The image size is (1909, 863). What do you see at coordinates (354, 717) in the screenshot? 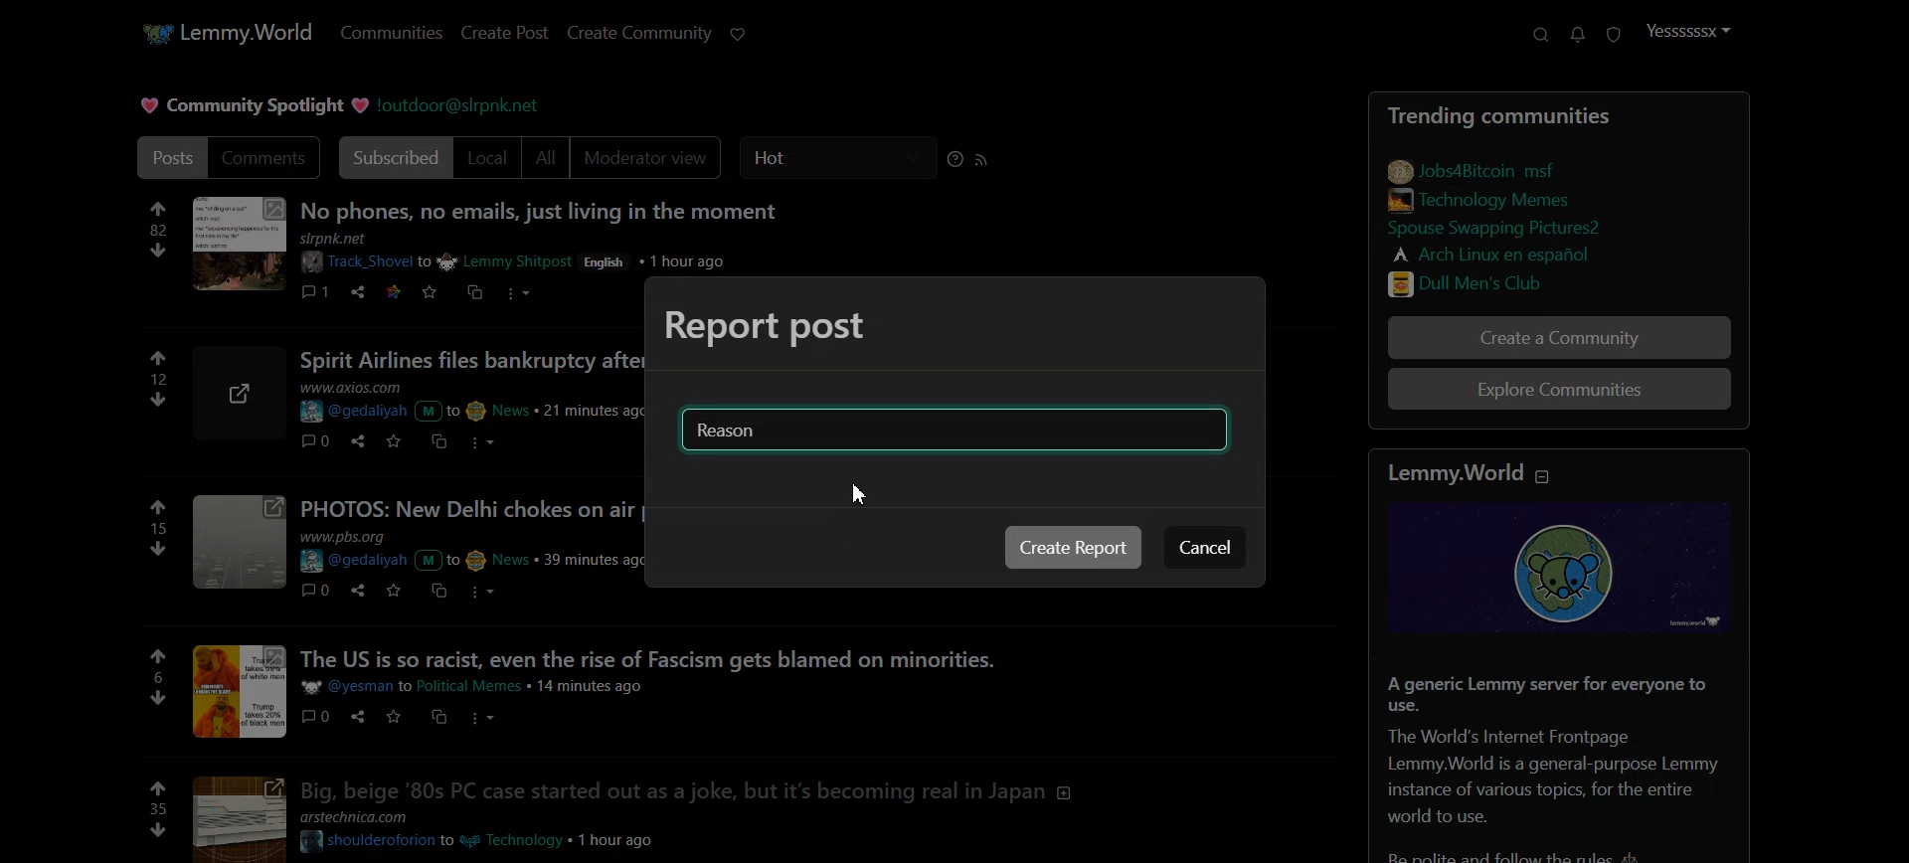
I see `share` at bounding box center [354, 717].